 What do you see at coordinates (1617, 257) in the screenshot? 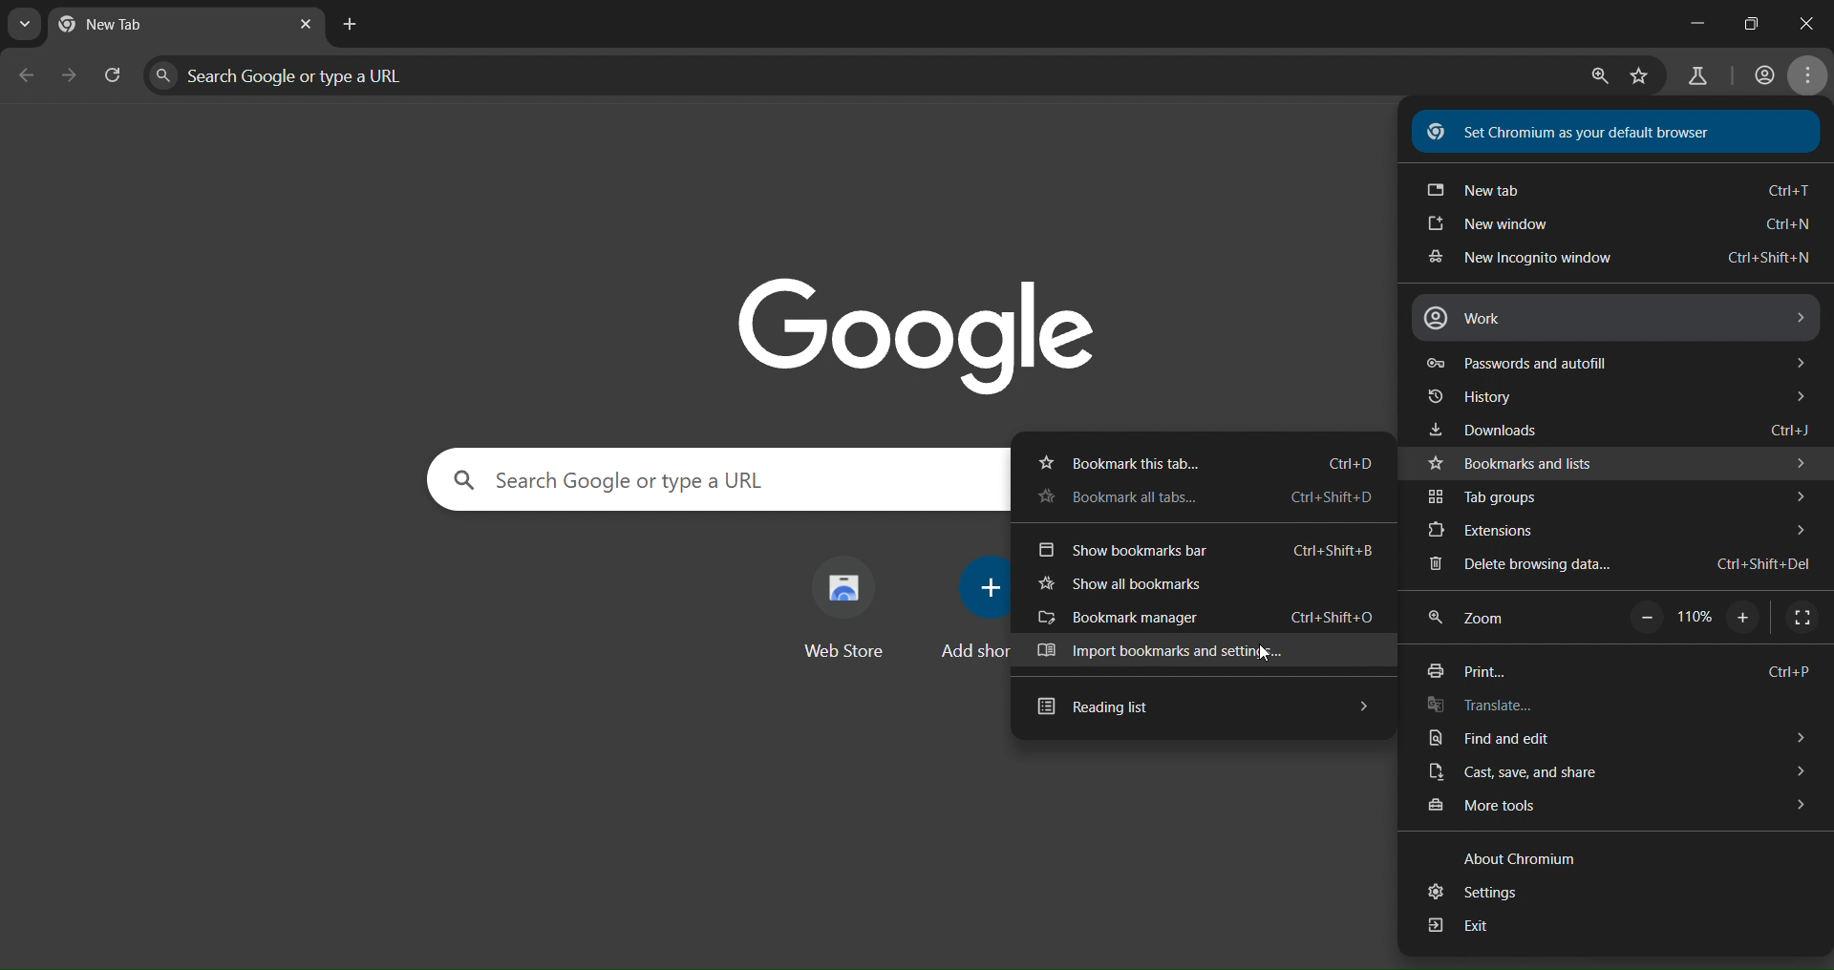
I see `new incognito window` at bounding box center [1617, 257].